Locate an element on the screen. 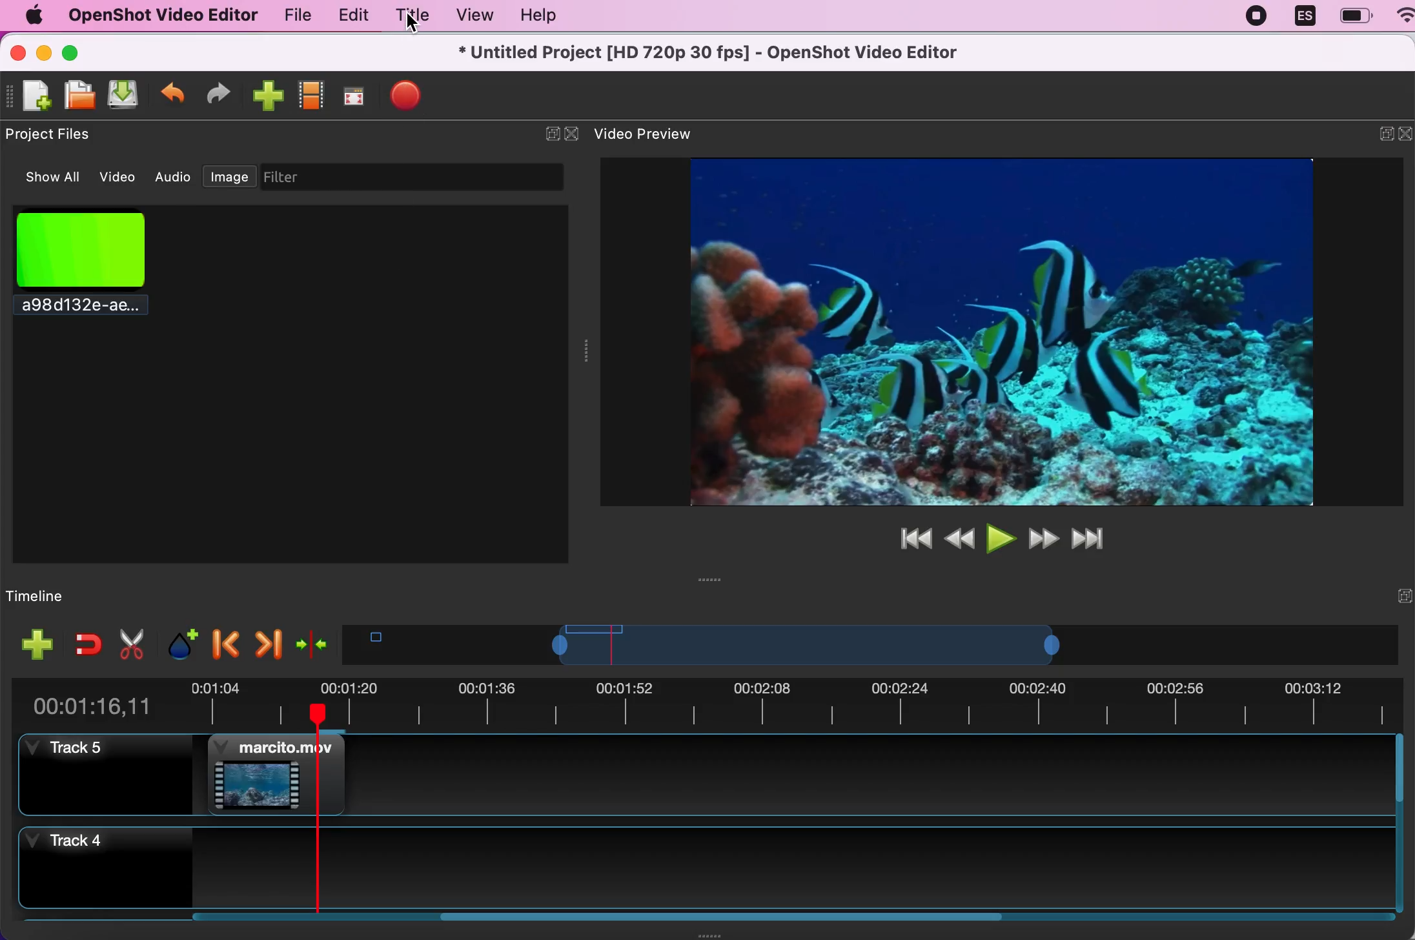  open file is located at coordinates (81, 96).